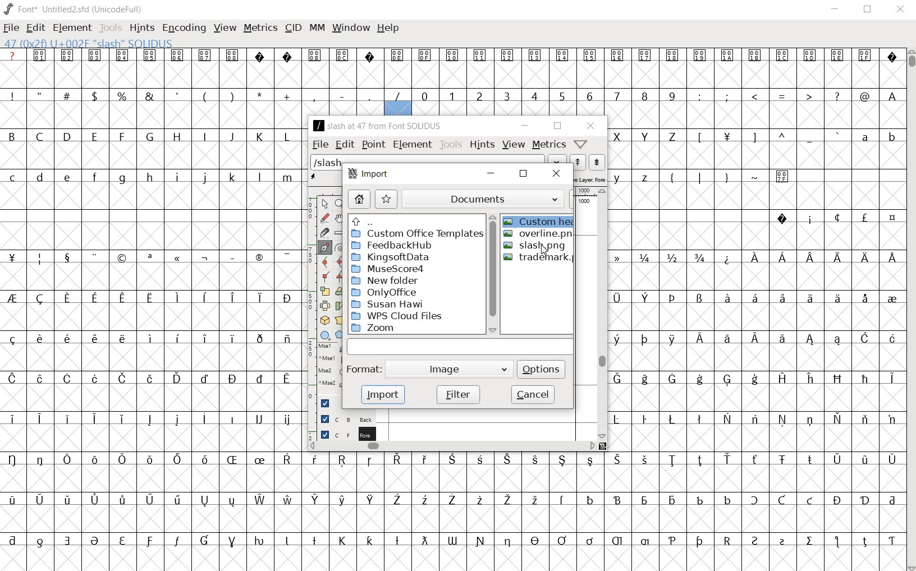 Image resolution: width=916 pixels, height=571 pixels. What do you see at coordinates (345, 144) in the screenshot?
I see `edit` at bounding box center [345, 144].